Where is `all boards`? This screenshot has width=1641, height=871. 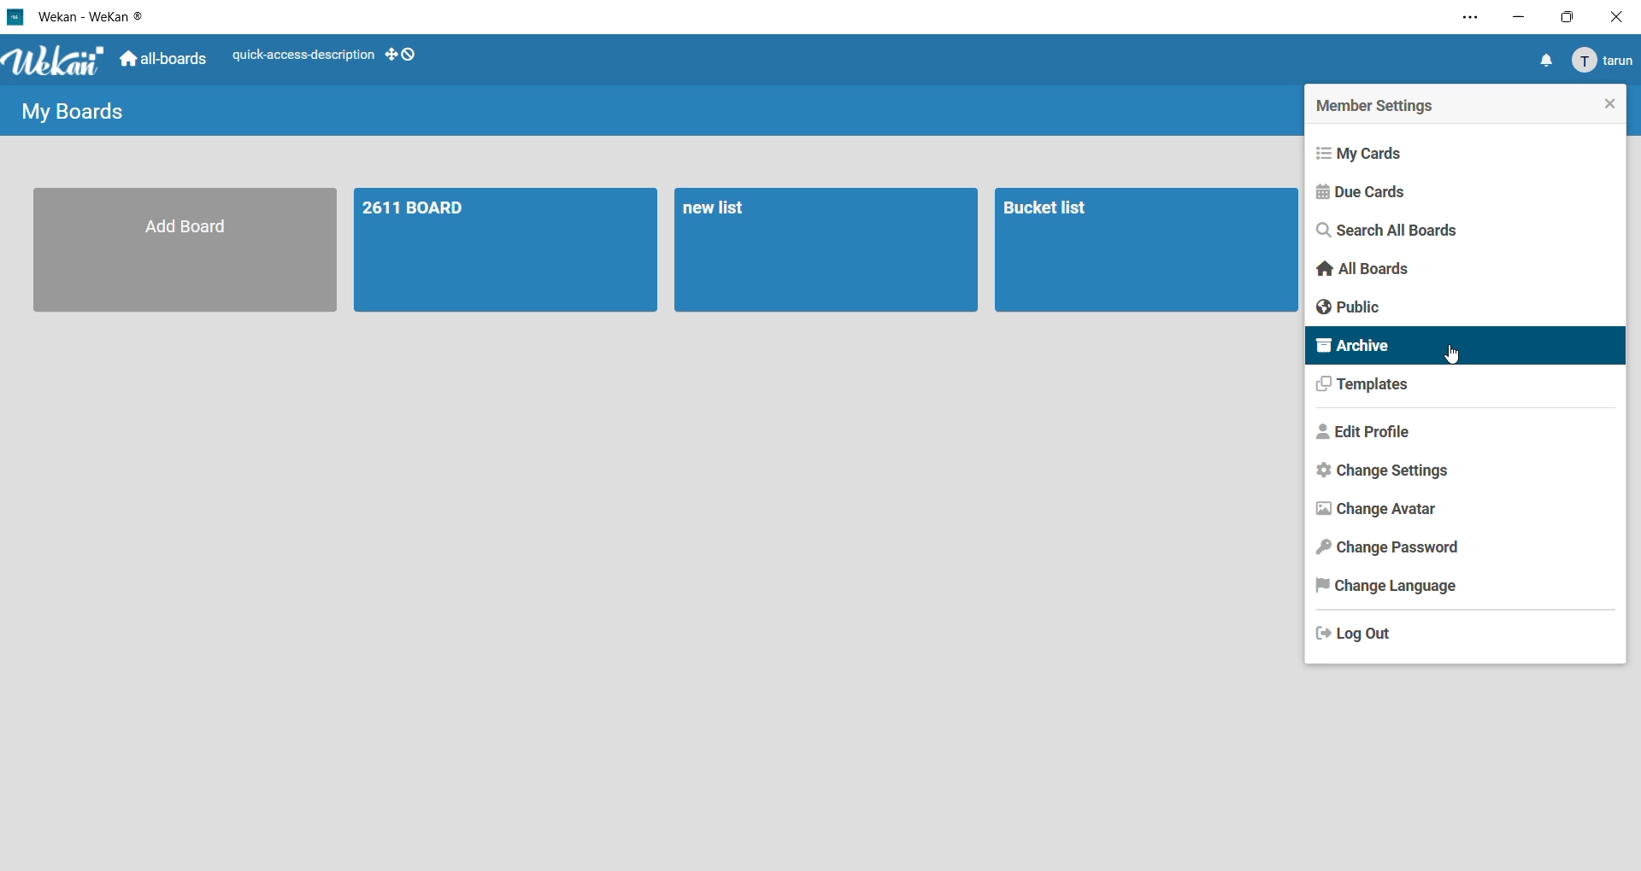
all boards is located at coordinates (1360, 267).